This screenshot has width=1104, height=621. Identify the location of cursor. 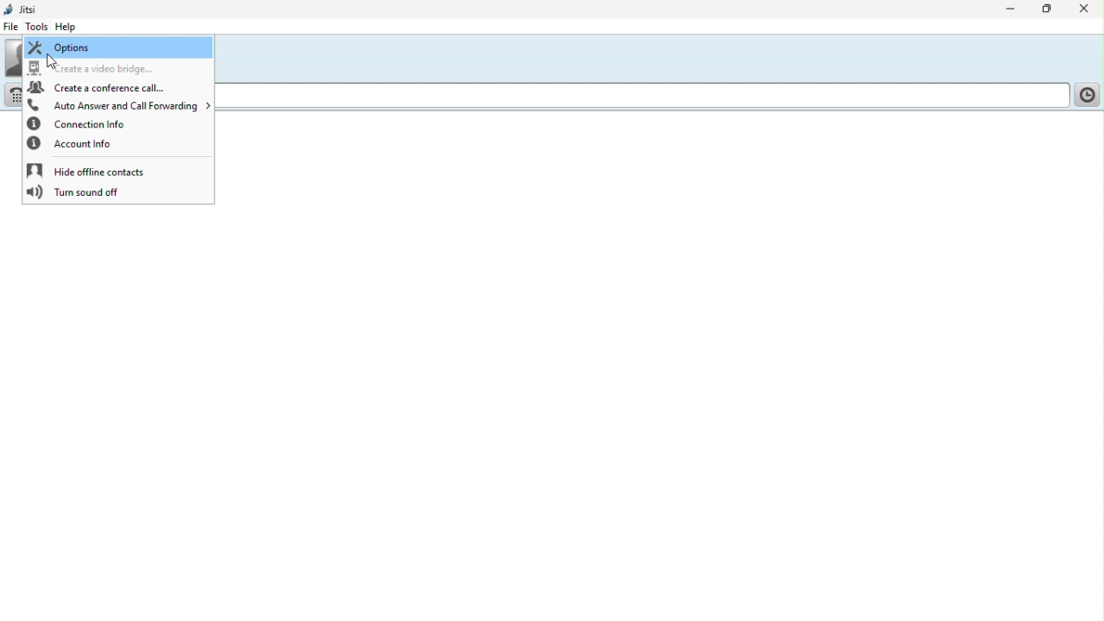
(53, 64).